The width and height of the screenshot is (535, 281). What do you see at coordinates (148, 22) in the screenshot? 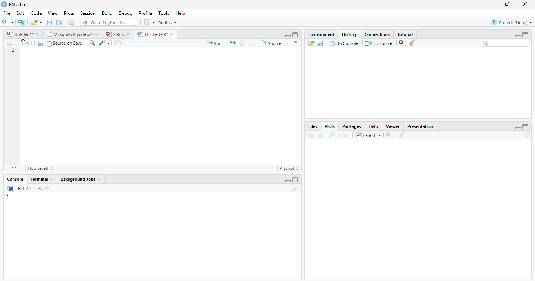
I see `Workspace pane` at bounding box center [148, 22].